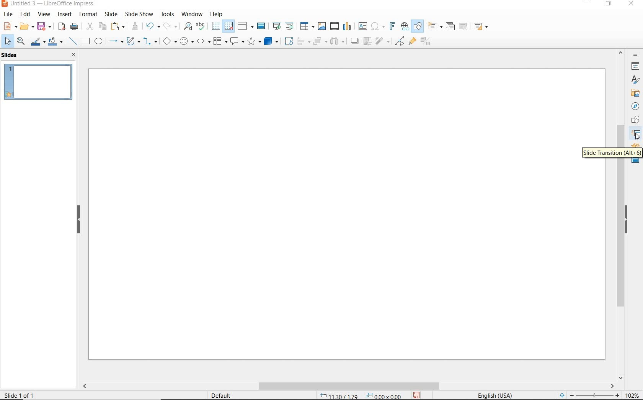 The height and width of the screenshot is (400, 643). Describe the element at coordinates (20, 395) in the screenshot. I see `SLIDE 1 OF 1` at that location.